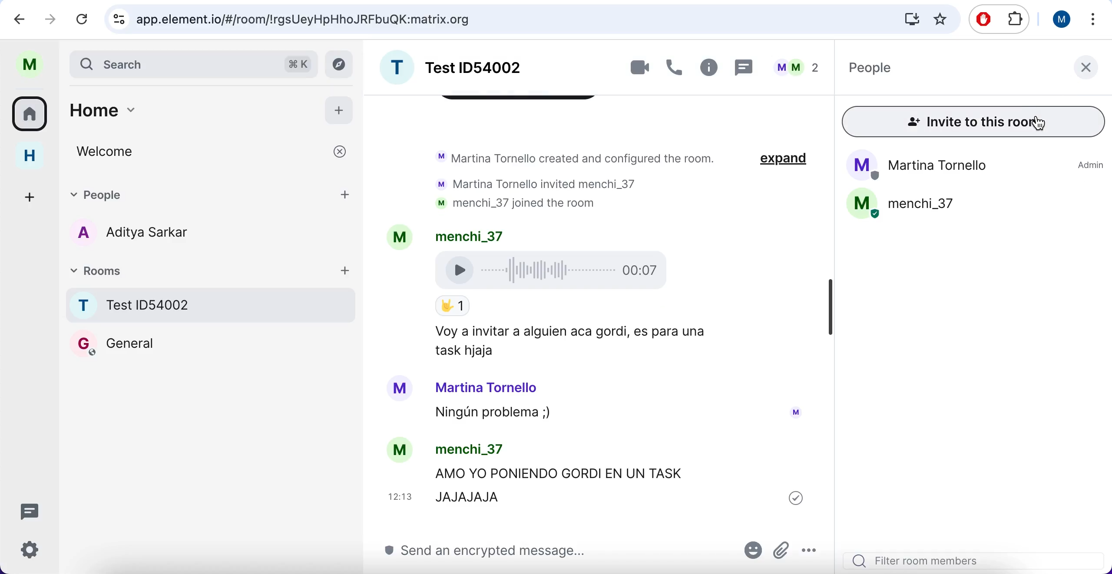  What do you see at coordinates (81, 20) in the screenshot?
I see `reload current page` at bounding box center [81, 20].